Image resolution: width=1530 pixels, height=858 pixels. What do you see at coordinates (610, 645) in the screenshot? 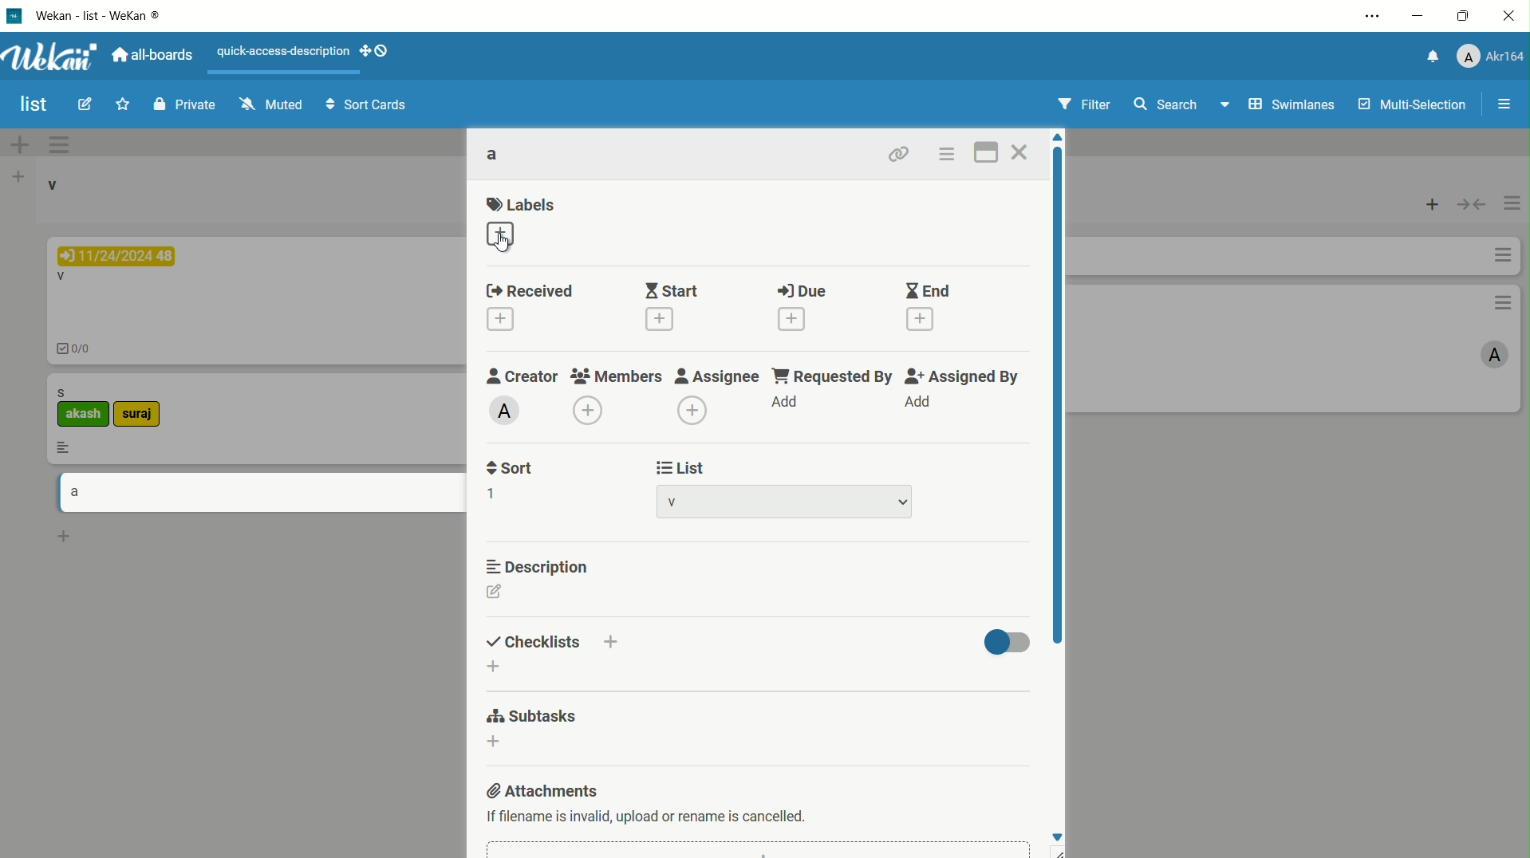
I see `add checklist` at bounding box center [610, 645].